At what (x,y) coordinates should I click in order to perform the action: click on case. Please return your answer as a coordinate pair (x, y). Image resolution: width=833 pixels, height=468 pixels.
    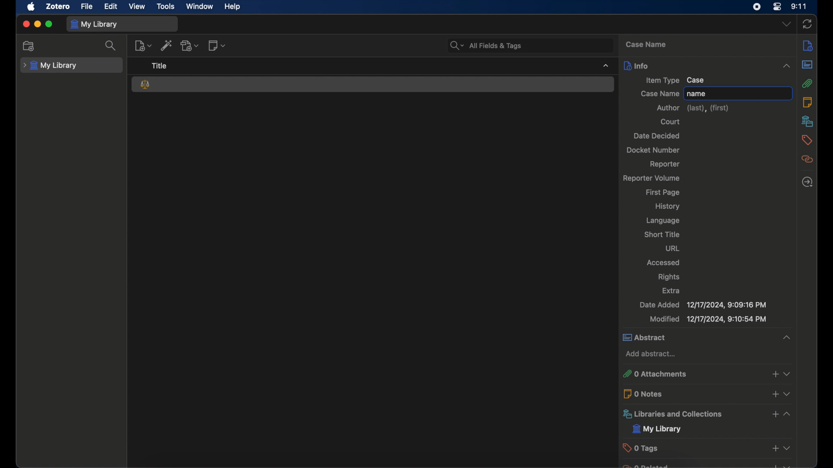
    Looking at the image, I should click on (146, 84).